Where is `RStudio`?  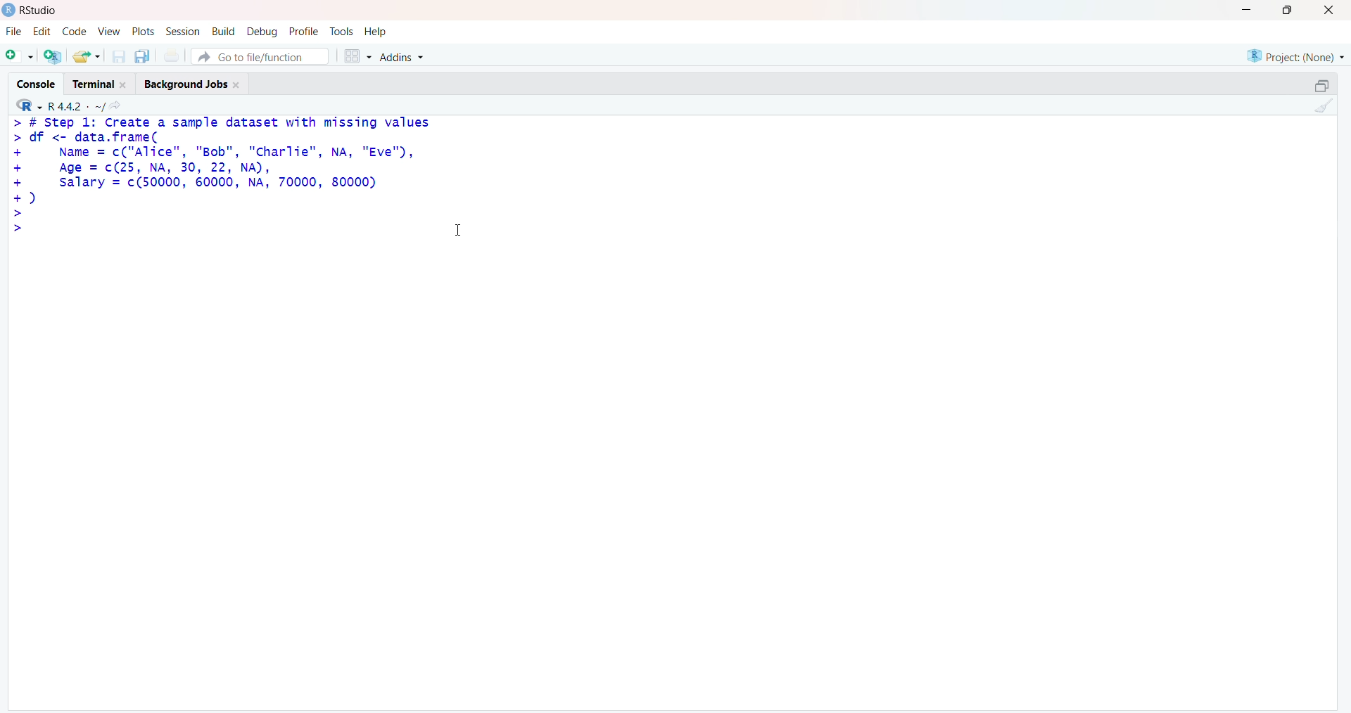 RStudio is located at coordinates (30, 12).